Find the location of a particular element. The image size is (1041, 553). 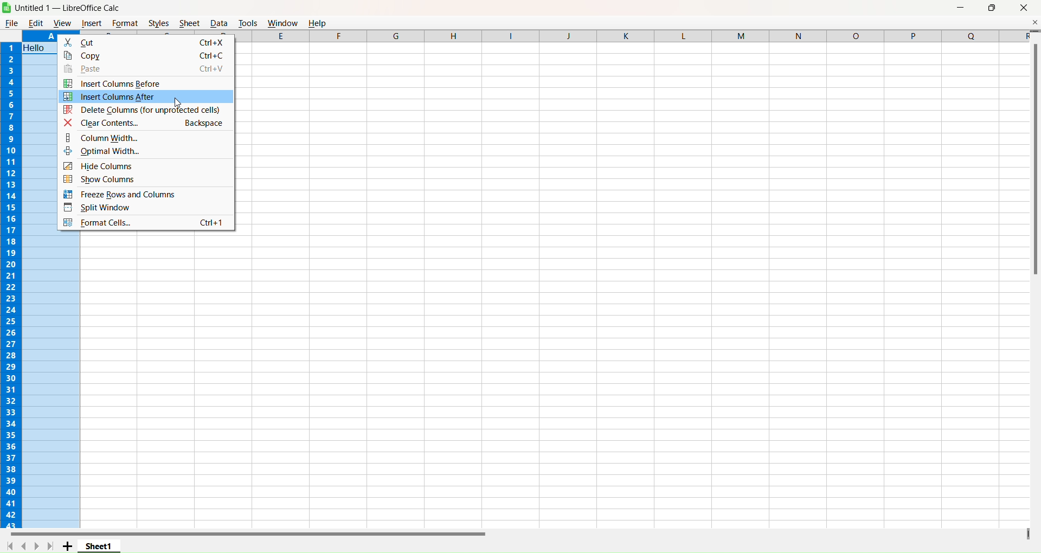

Logo is located at coordinates (7, 8).